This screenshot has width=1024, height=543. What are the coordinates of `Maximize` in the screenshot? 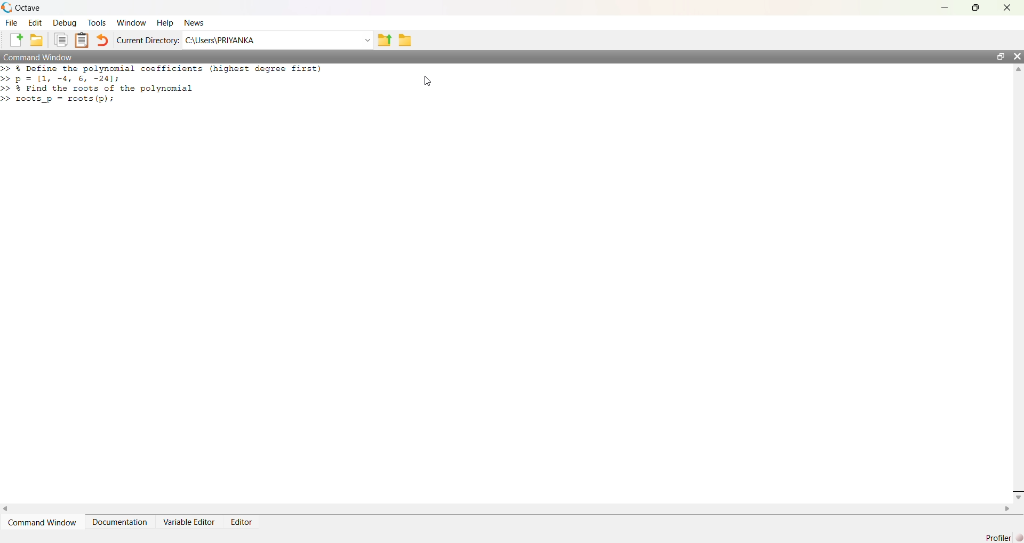 It's located at (1002, 57).